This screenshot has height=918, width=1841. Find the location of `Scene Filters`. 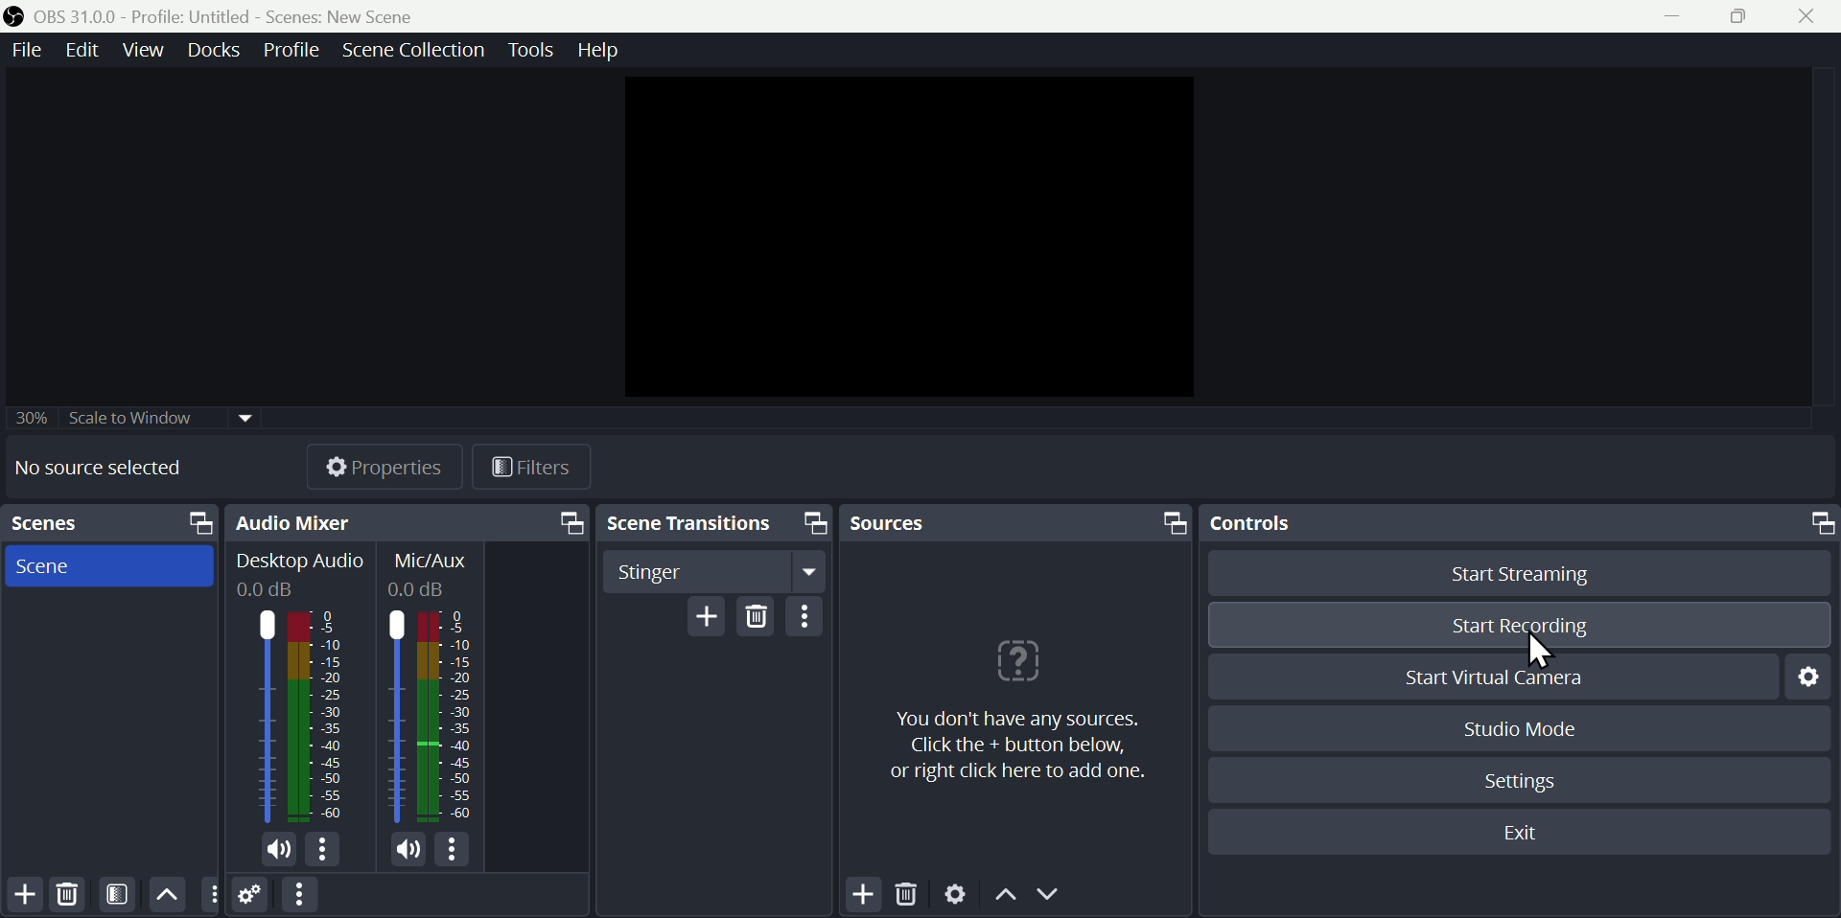

Scene Filters is located at coordinates (119, 892).